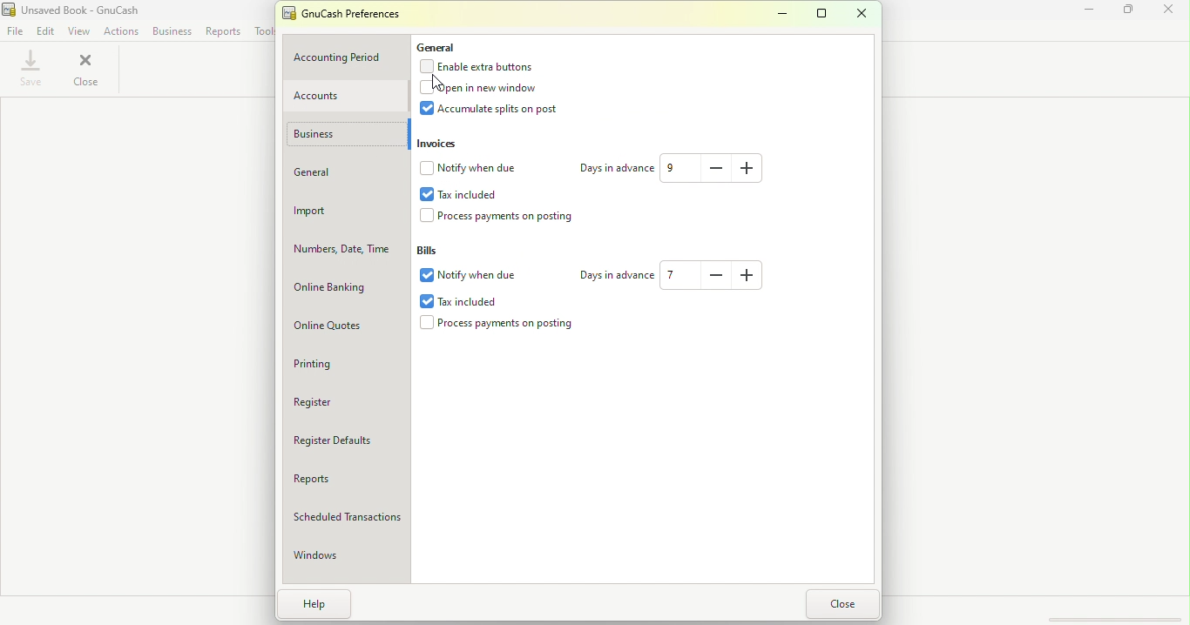 The height and width of the screenshot is (625, 1190). I want to click on Decrease, so click(708, 169).